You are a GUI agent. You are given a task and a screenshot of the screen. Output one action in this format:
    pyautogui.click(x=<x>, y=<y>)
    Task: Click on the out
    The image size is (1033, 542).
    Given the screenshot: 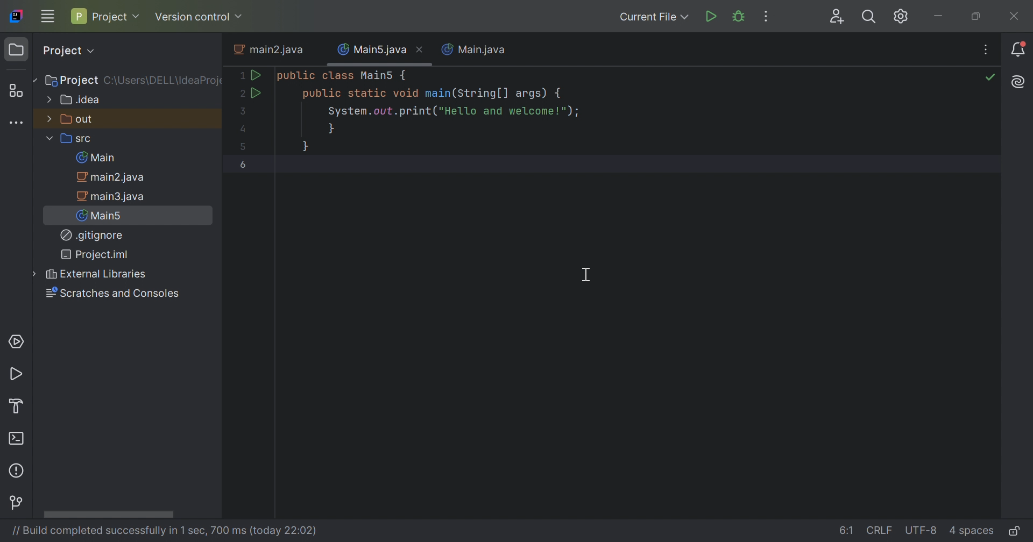 What is the action you would take?
    pyautogui.click(x=70, y=118)
    